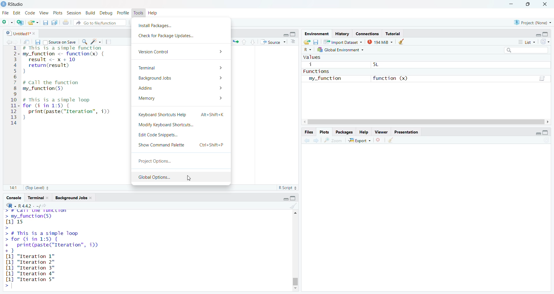  Describe the element at coordinates (536, 34) in the screenshot. I see `minimize` at that location.